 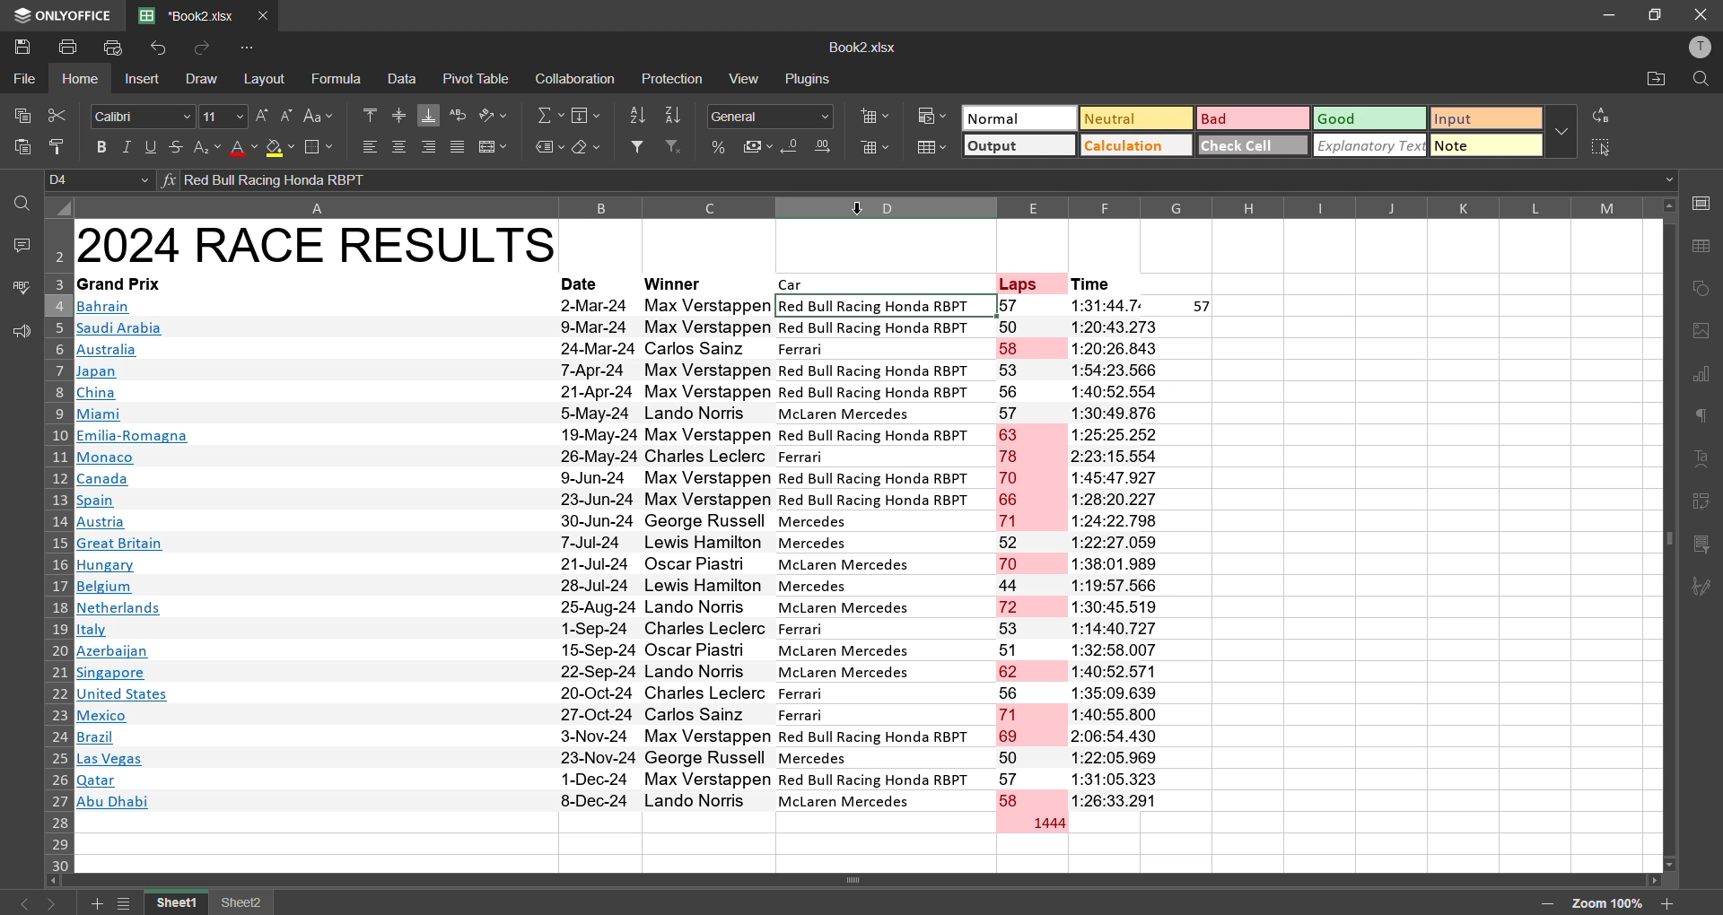 What do you see at coordinates (1702, 588) in the screenshot?
I see `signature` at bounding box center [1702, 588].